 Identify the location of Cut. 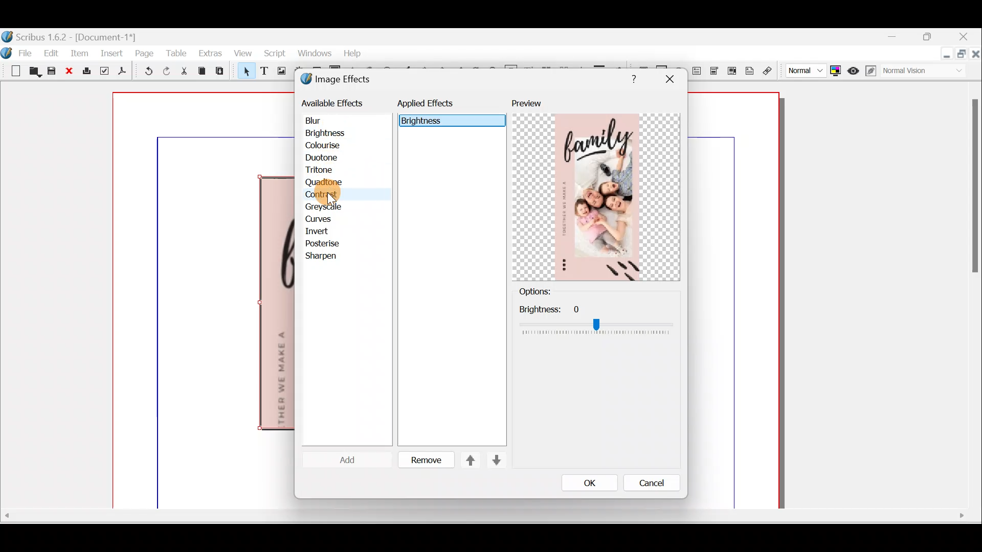
(184, 73).